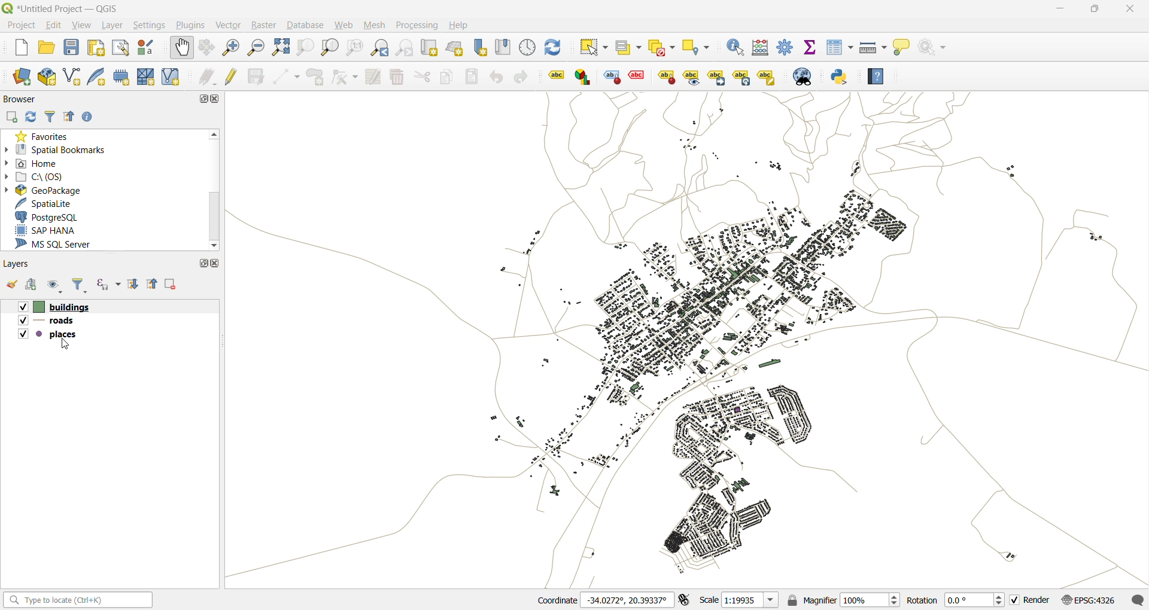 This screenshot has height=610, width=1149. What do you see at coordinates (504, 47) in the screenshot?
I see `show spatial bookmark` at bounding box center [504, 47].